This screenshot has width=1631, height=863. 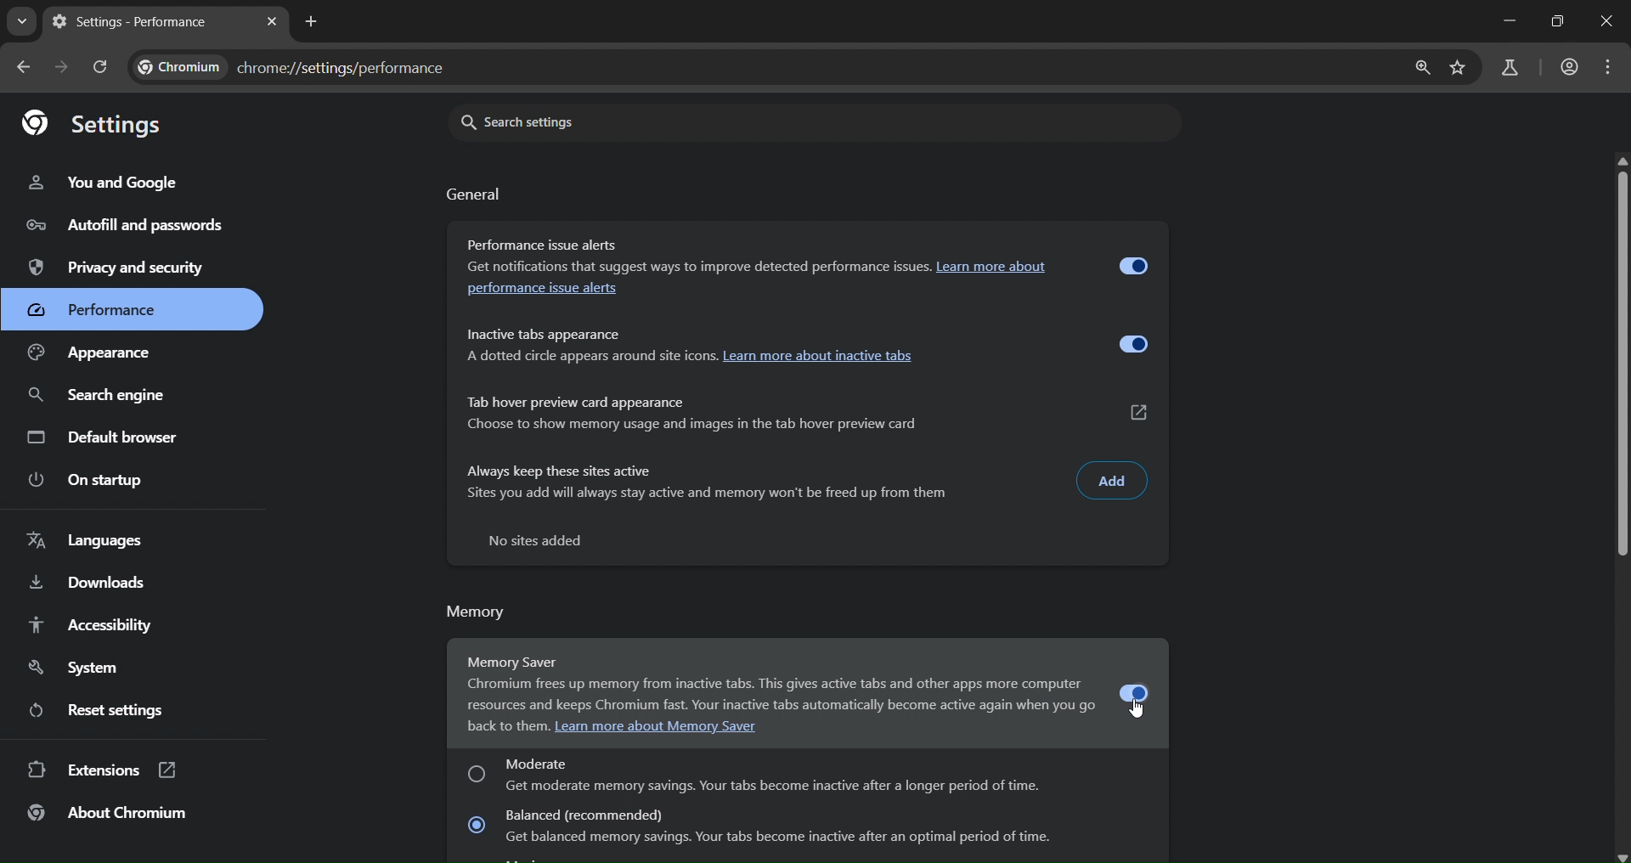 I want to click on sites you add will always stay and memory won't be freed up from them, so click(x=711, y=493).